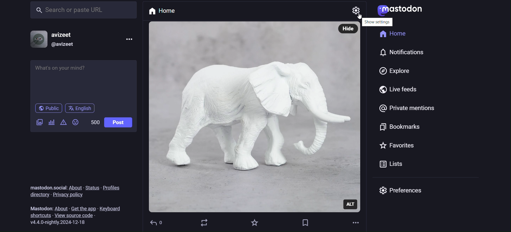  I want to click on Preferences, so click(405, 193).